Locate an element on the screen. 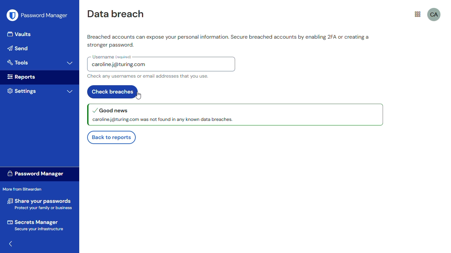 The height and width of the screenshot is (253, 451). secrets manager secure your infrastucture is located at coordinates (36, 225).